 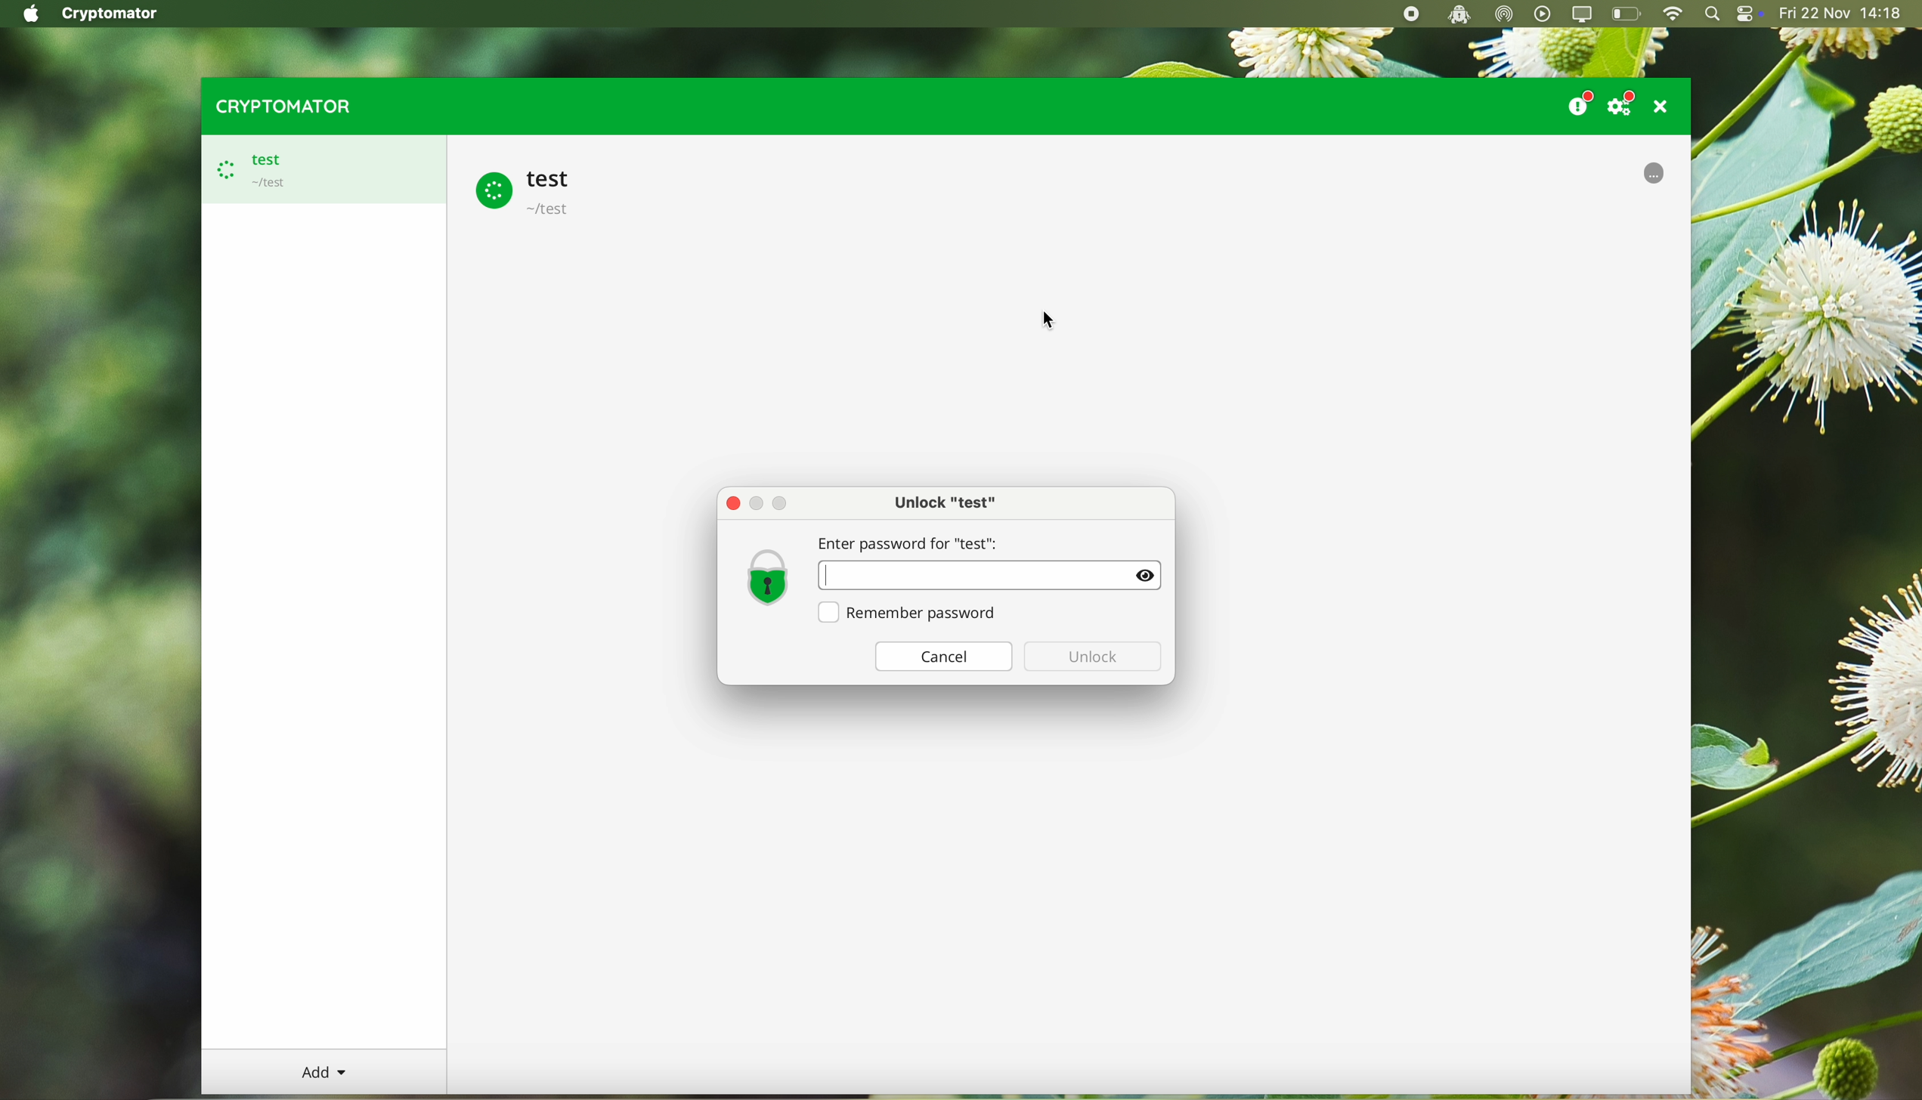 What do you see at coordinates (1578, 100) in the screenshot?
I see `donate` at bounding box center [1578, 100].